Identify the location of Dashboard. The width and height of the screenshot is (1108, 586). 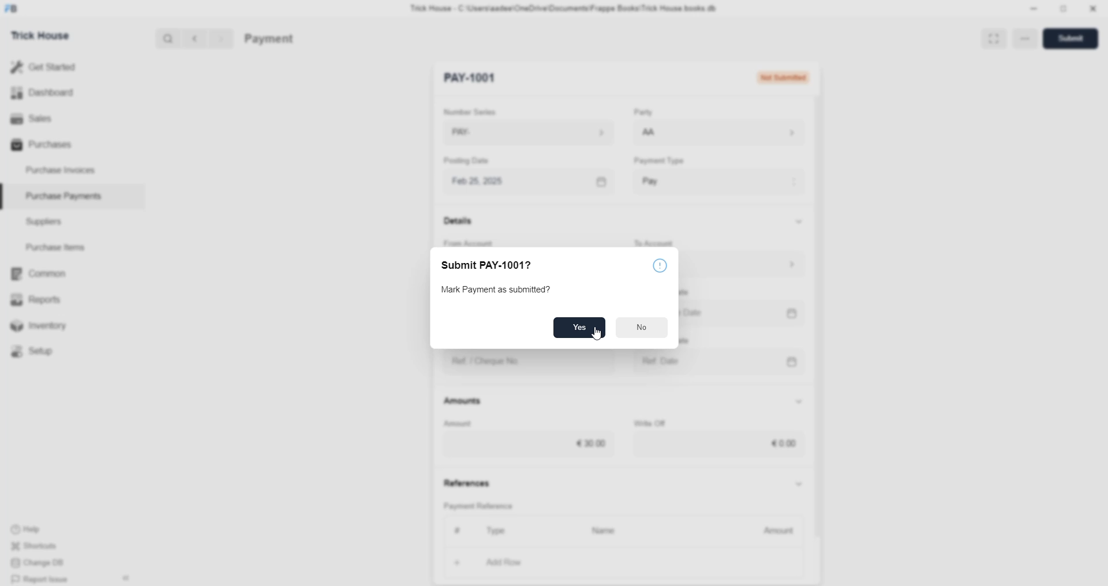
(45, 92).